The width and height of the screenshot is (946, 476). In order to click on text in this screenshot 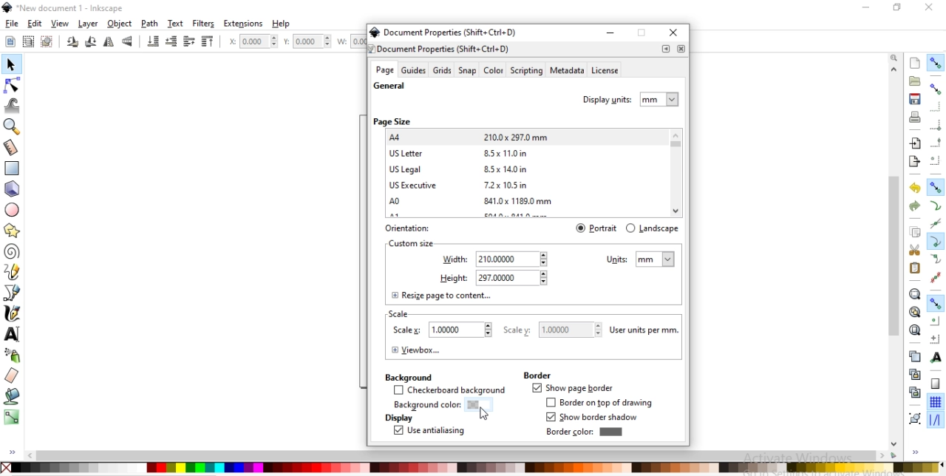, I will do `click(177, 24)`.